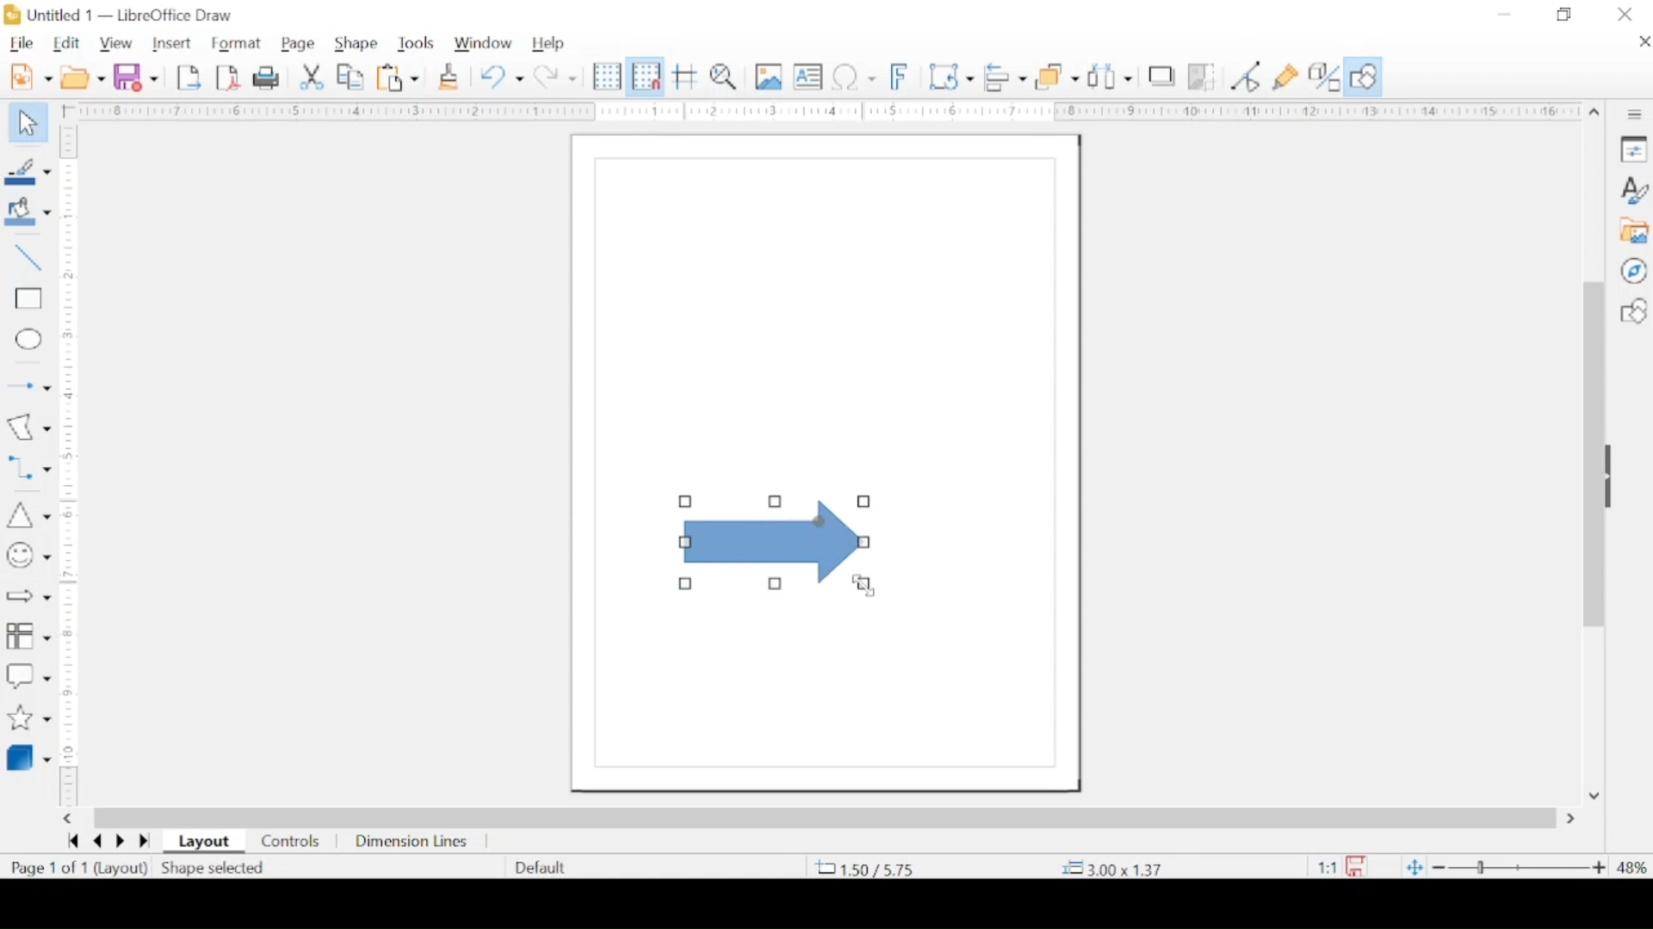 Image resolution: width=1653 pixels, height=929 pixels. I want to click on callout shapes, so click(28, 677).